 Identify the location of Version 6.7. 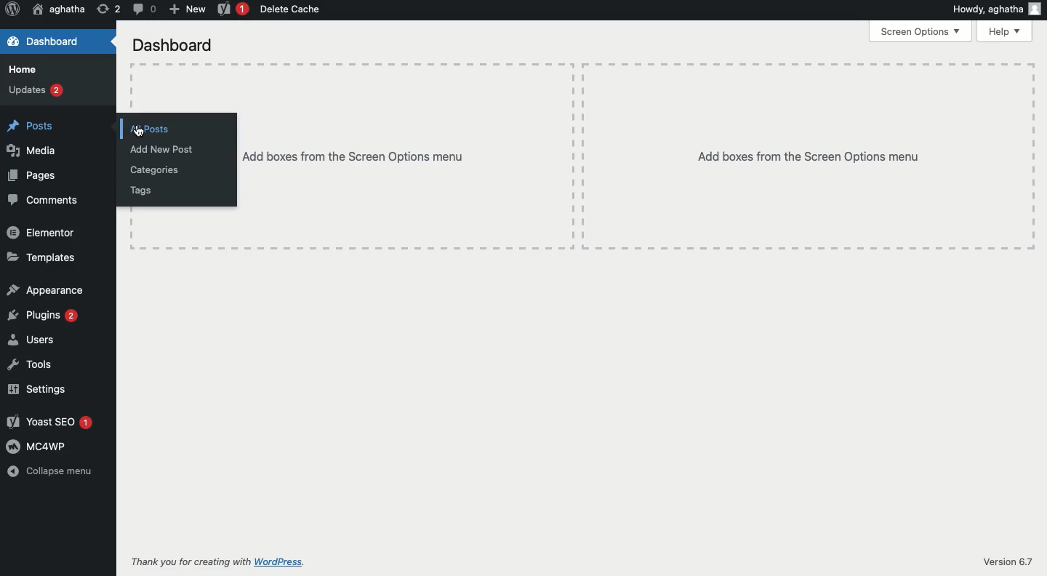
(1002, 562).